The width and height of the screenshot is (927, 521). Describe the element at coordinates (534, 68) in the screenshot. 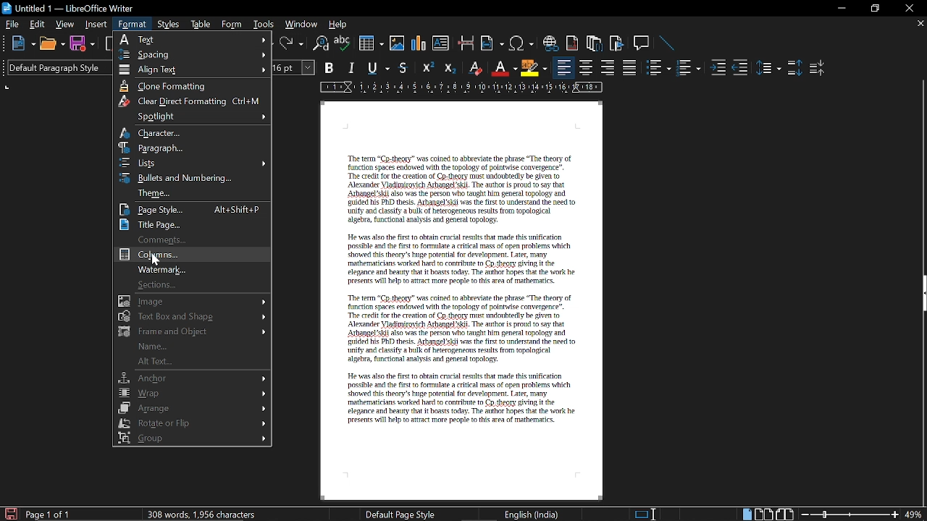

I see `Highlights` at that location.